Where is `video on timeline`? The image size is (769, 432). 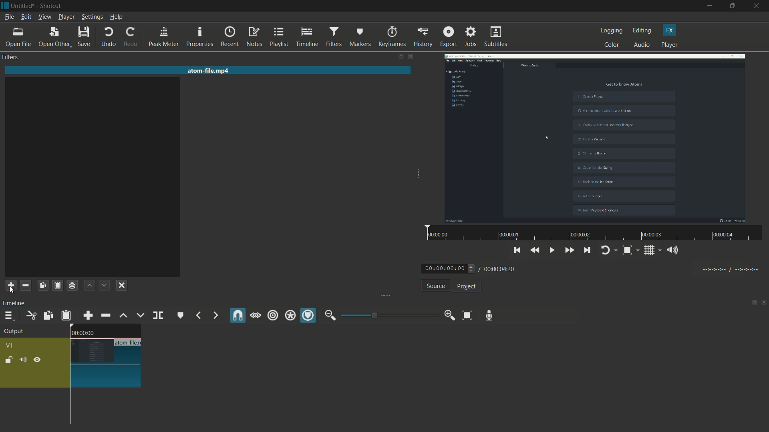 video on timeline is located at coordinates (105, 348).